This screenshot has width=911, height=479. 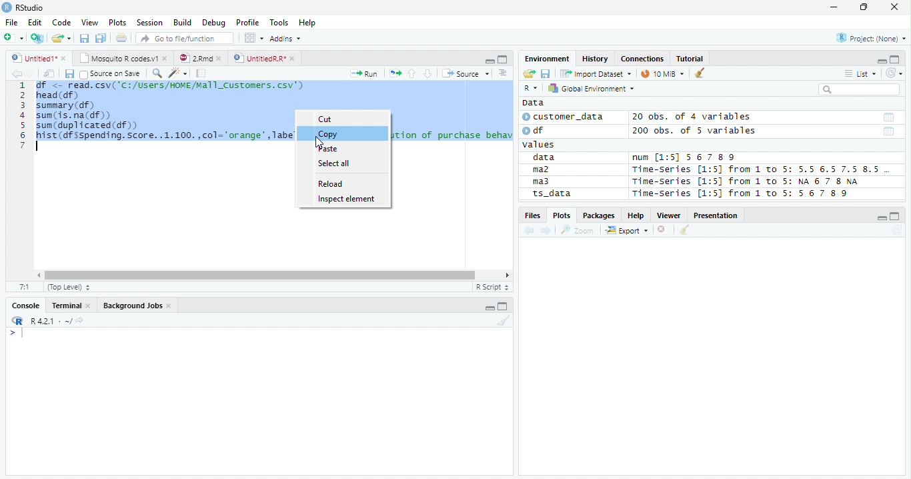 I want to click on Maximize, so click(x=896, y=216).